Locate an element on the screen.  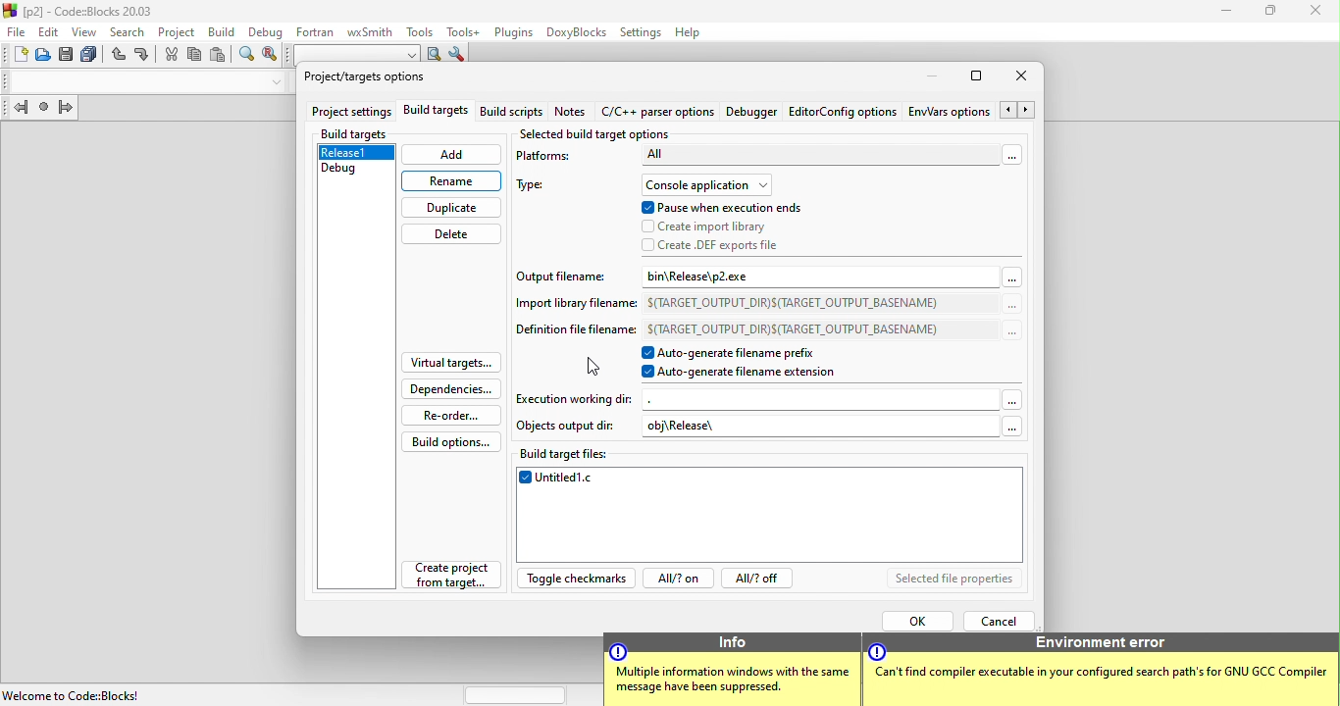
 is located at coordinates (1105, 643).